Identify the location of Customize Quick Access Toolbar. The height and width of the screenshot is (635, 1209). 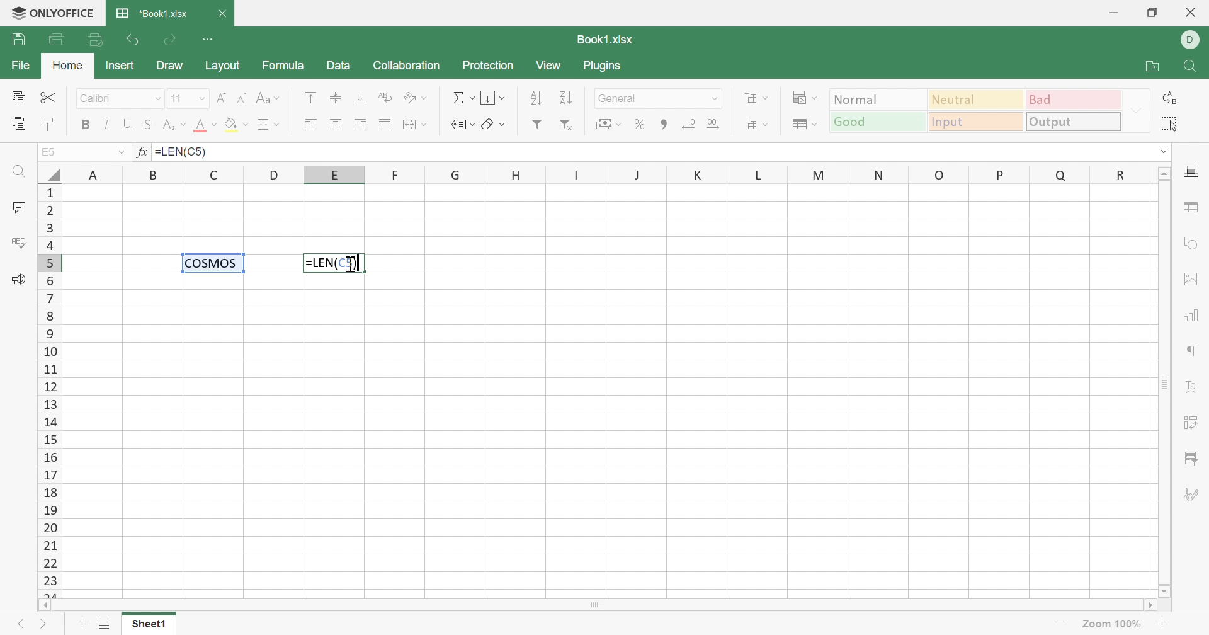
(208, 40).